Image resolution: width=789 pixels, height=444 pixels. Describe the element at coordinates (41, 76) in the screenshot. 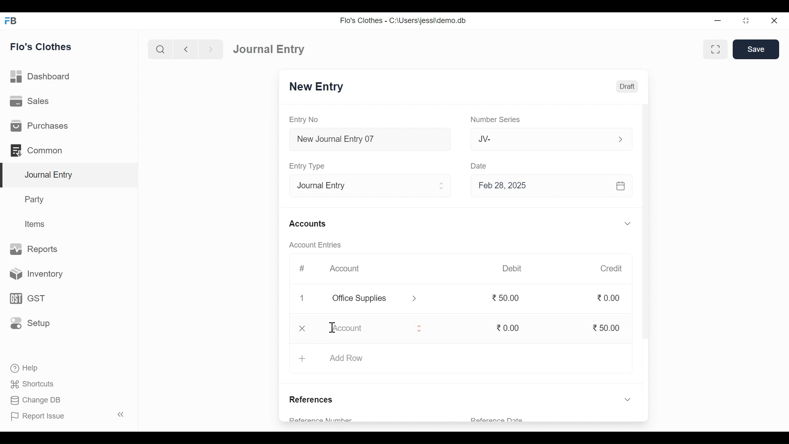

I see `Dashboard` at that location.